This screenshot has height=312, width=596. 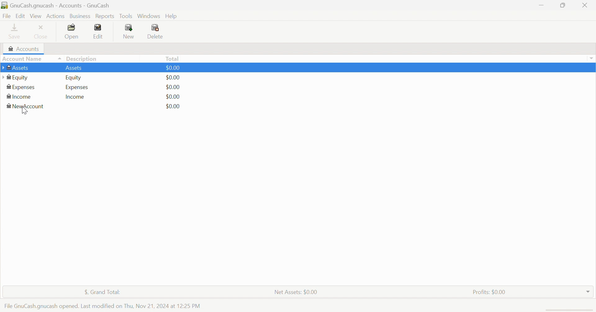 What do you see at coordinates (84, 58) in the screenshot?
I see `Description` at bounding box center [84, 58].